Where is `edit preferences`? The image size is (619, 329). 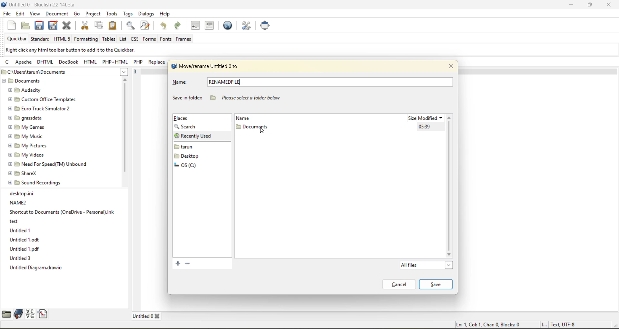 edit preferences is located at coordinates (246, 25).